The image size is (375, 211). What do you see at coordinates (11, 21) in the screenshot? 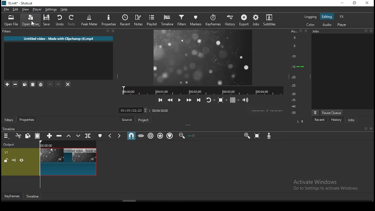
I see `open file` at bounding box center [11, 21].